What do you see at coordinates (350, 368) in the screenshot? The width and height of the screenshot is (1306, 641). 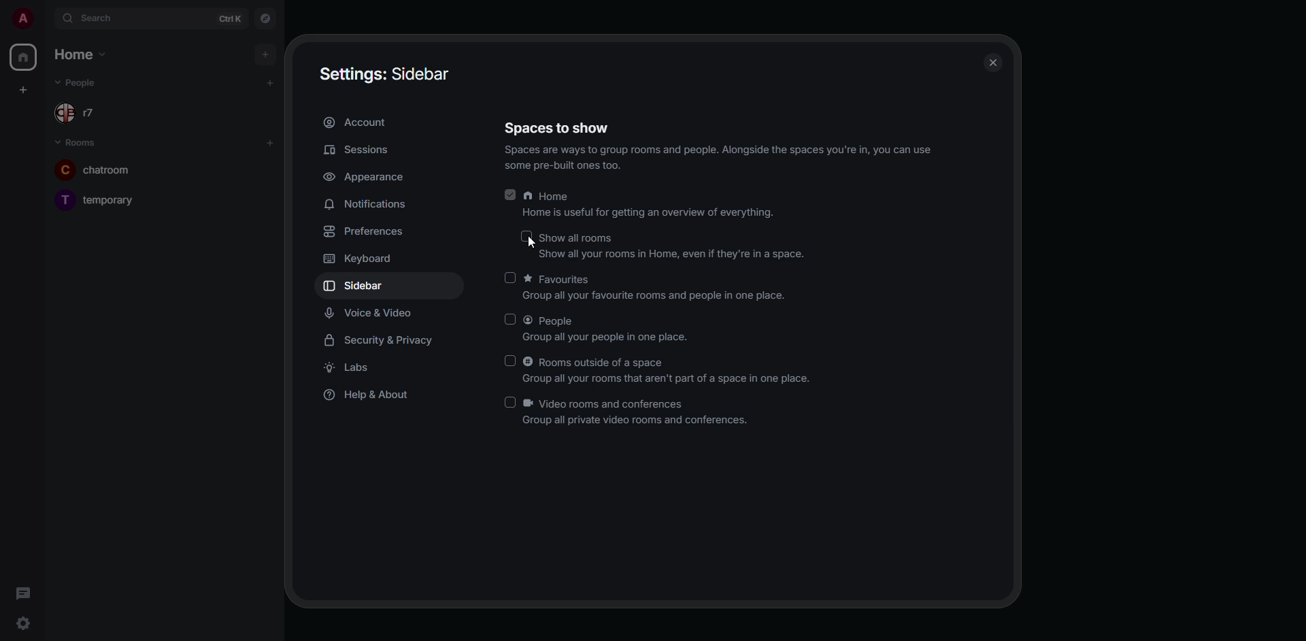 I see `labs` at bounding box center [350, 368].